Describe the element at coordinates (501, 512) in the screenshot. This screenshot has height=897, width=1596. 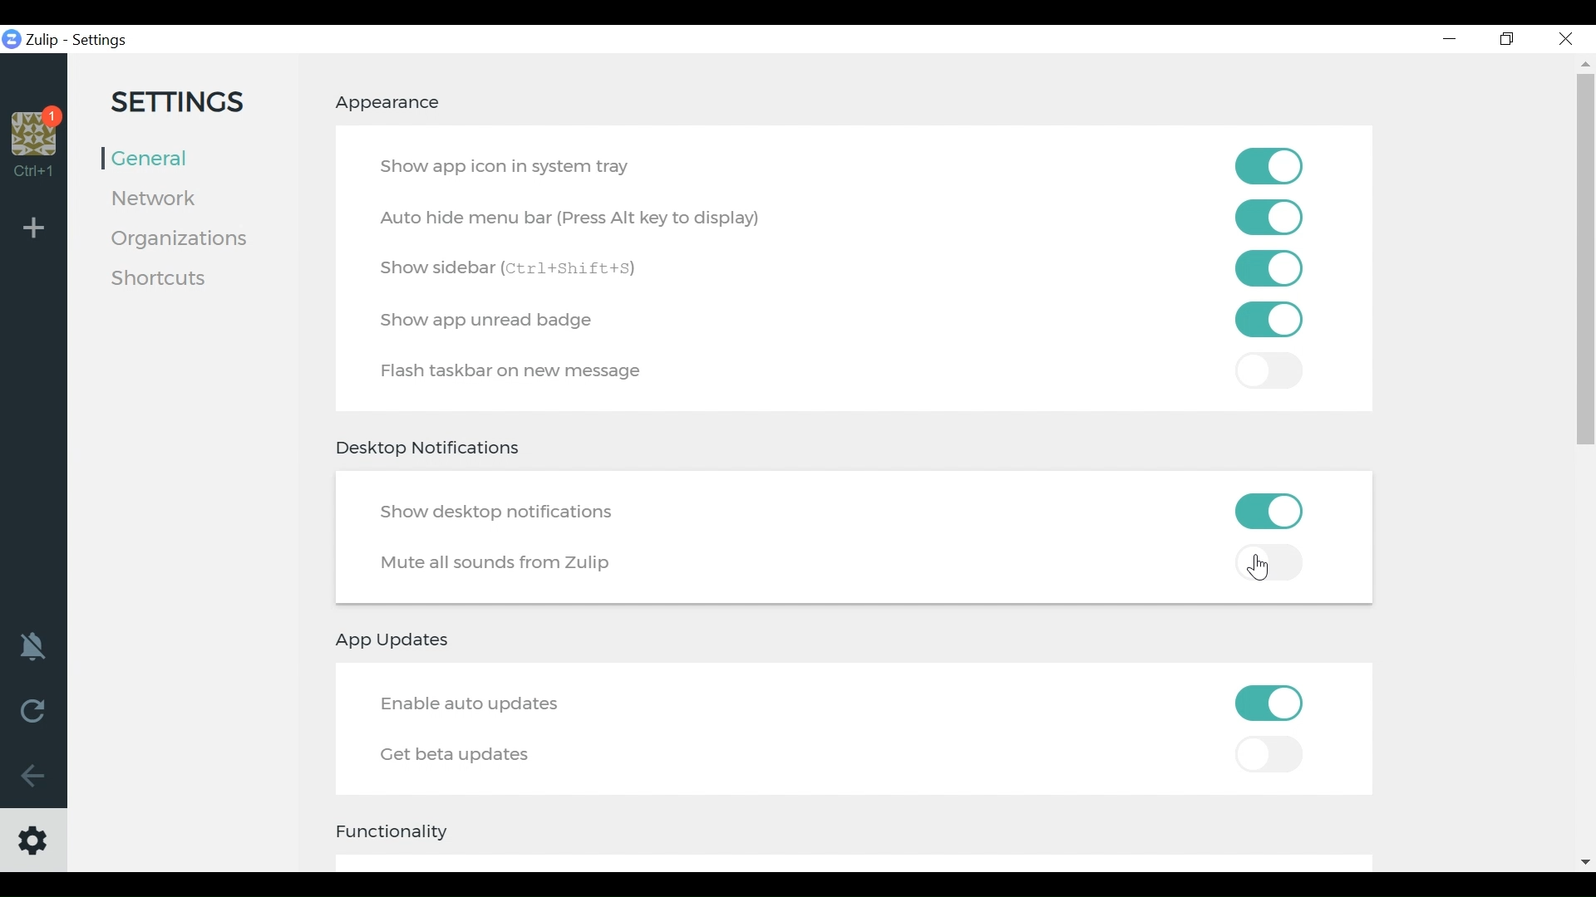
I see `Show desktop notifications` at that location.